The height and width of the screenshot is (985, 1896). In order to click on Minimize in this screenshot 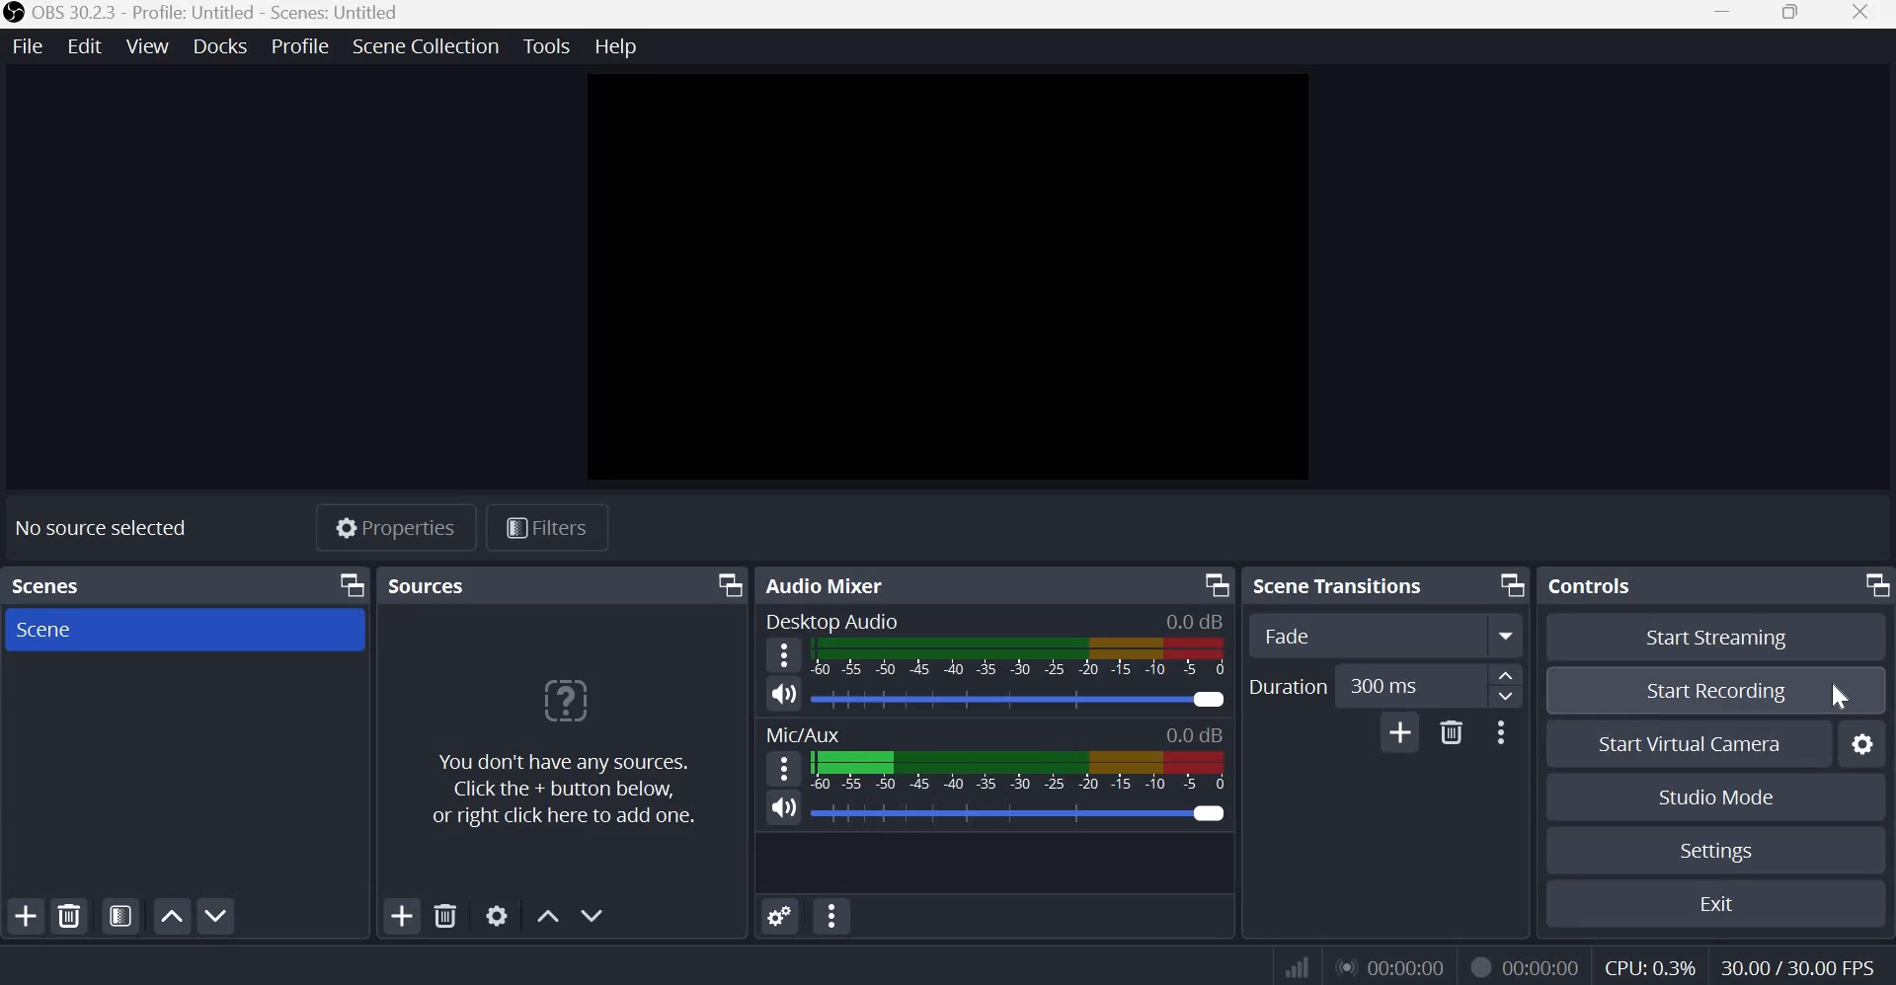, I will do `click(1725, 14)`.